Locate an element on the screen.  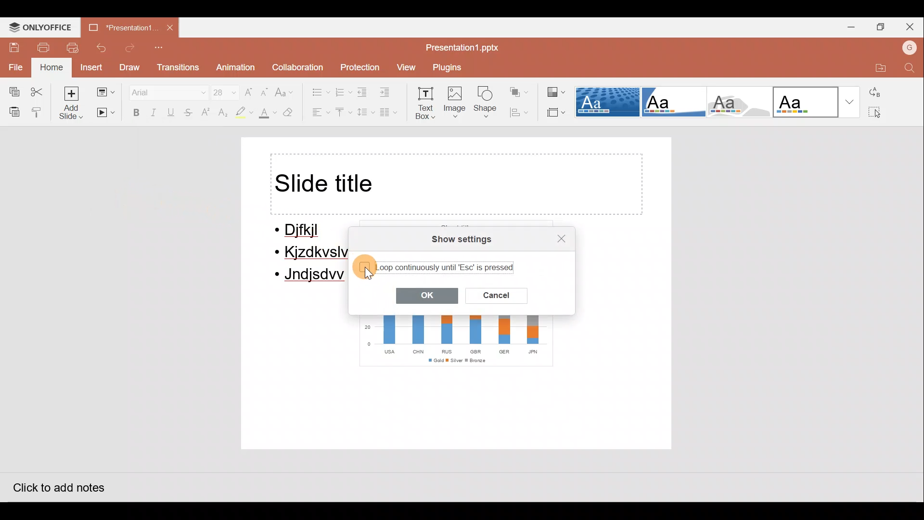
Increase font size is located at coordinates (248, 92).